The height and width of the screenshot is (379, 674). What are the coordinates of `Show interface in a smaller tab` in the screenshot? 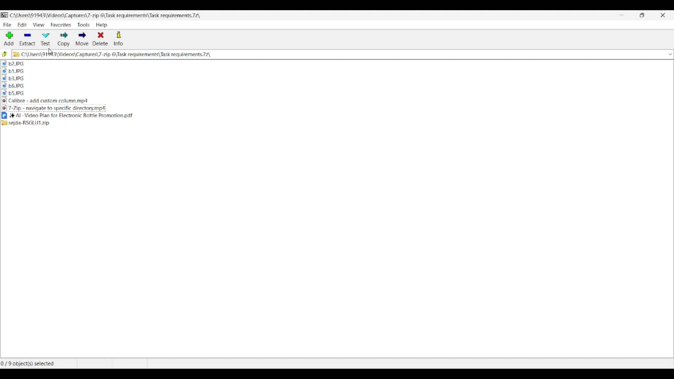 It's located at (642, 15).